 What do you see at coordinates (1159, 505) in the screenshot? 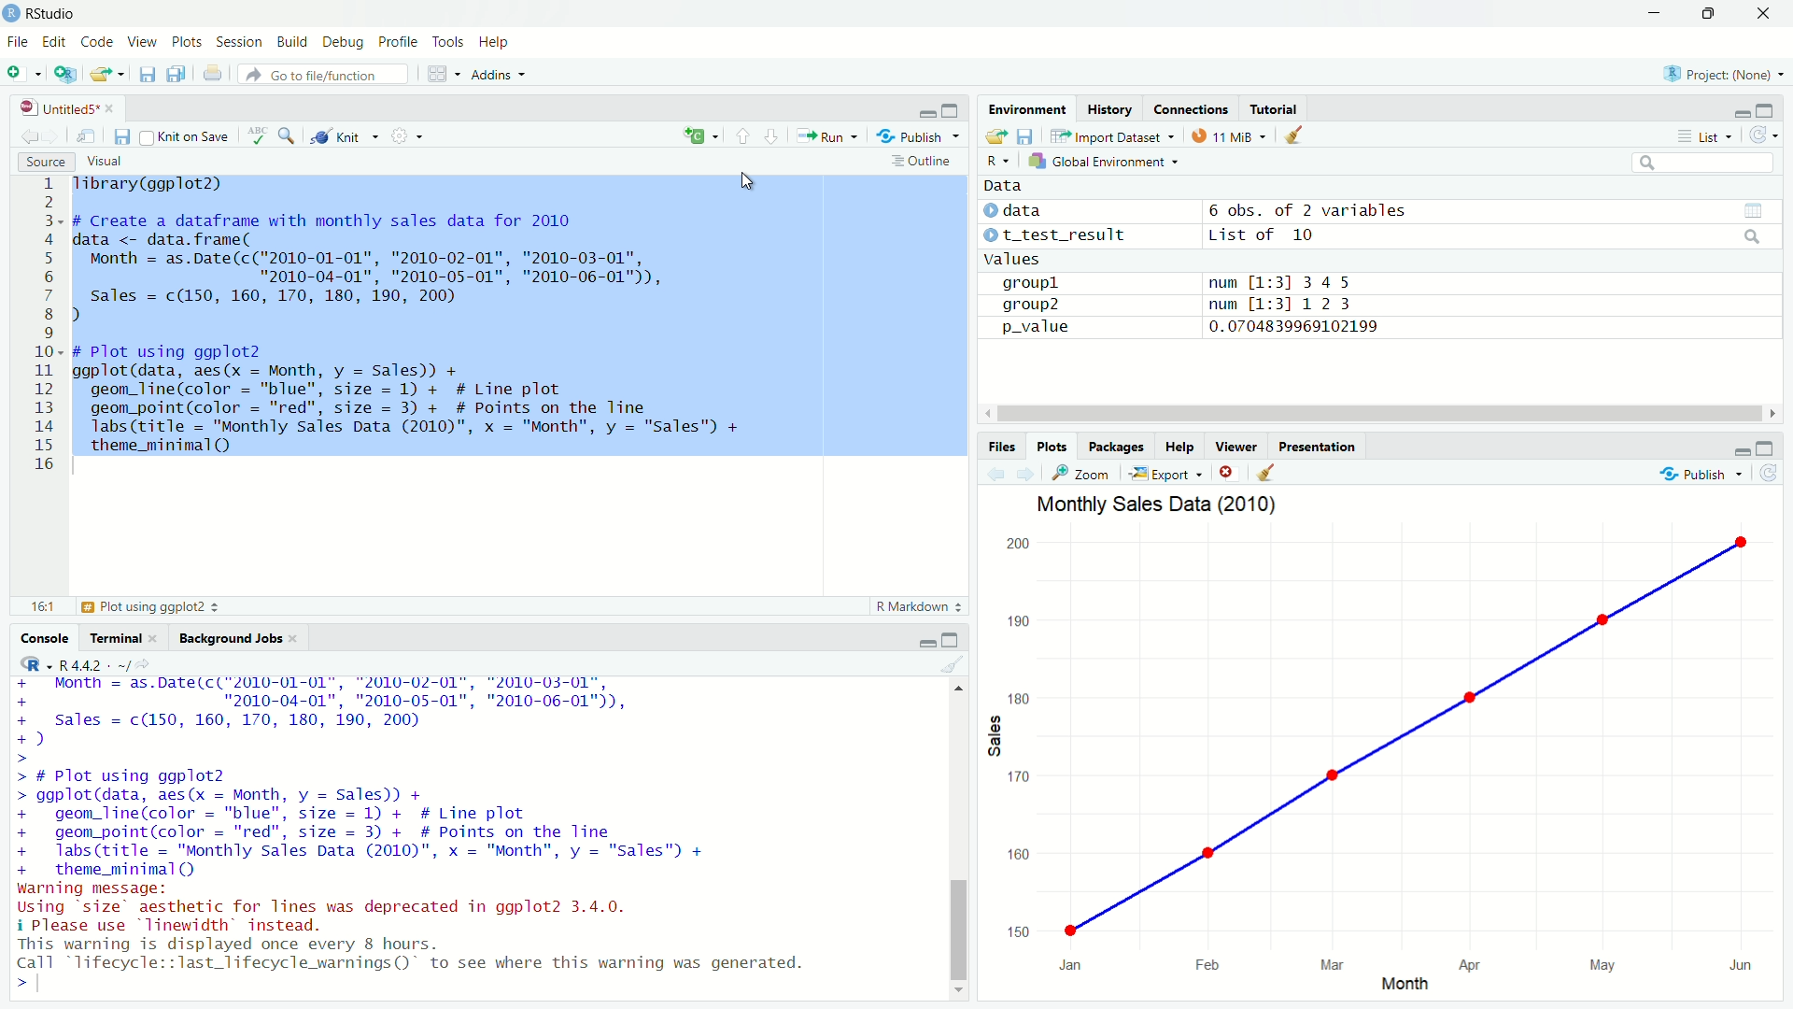
I see `Monthly Sales Data (2010)` at bounding box center [1159, 505].